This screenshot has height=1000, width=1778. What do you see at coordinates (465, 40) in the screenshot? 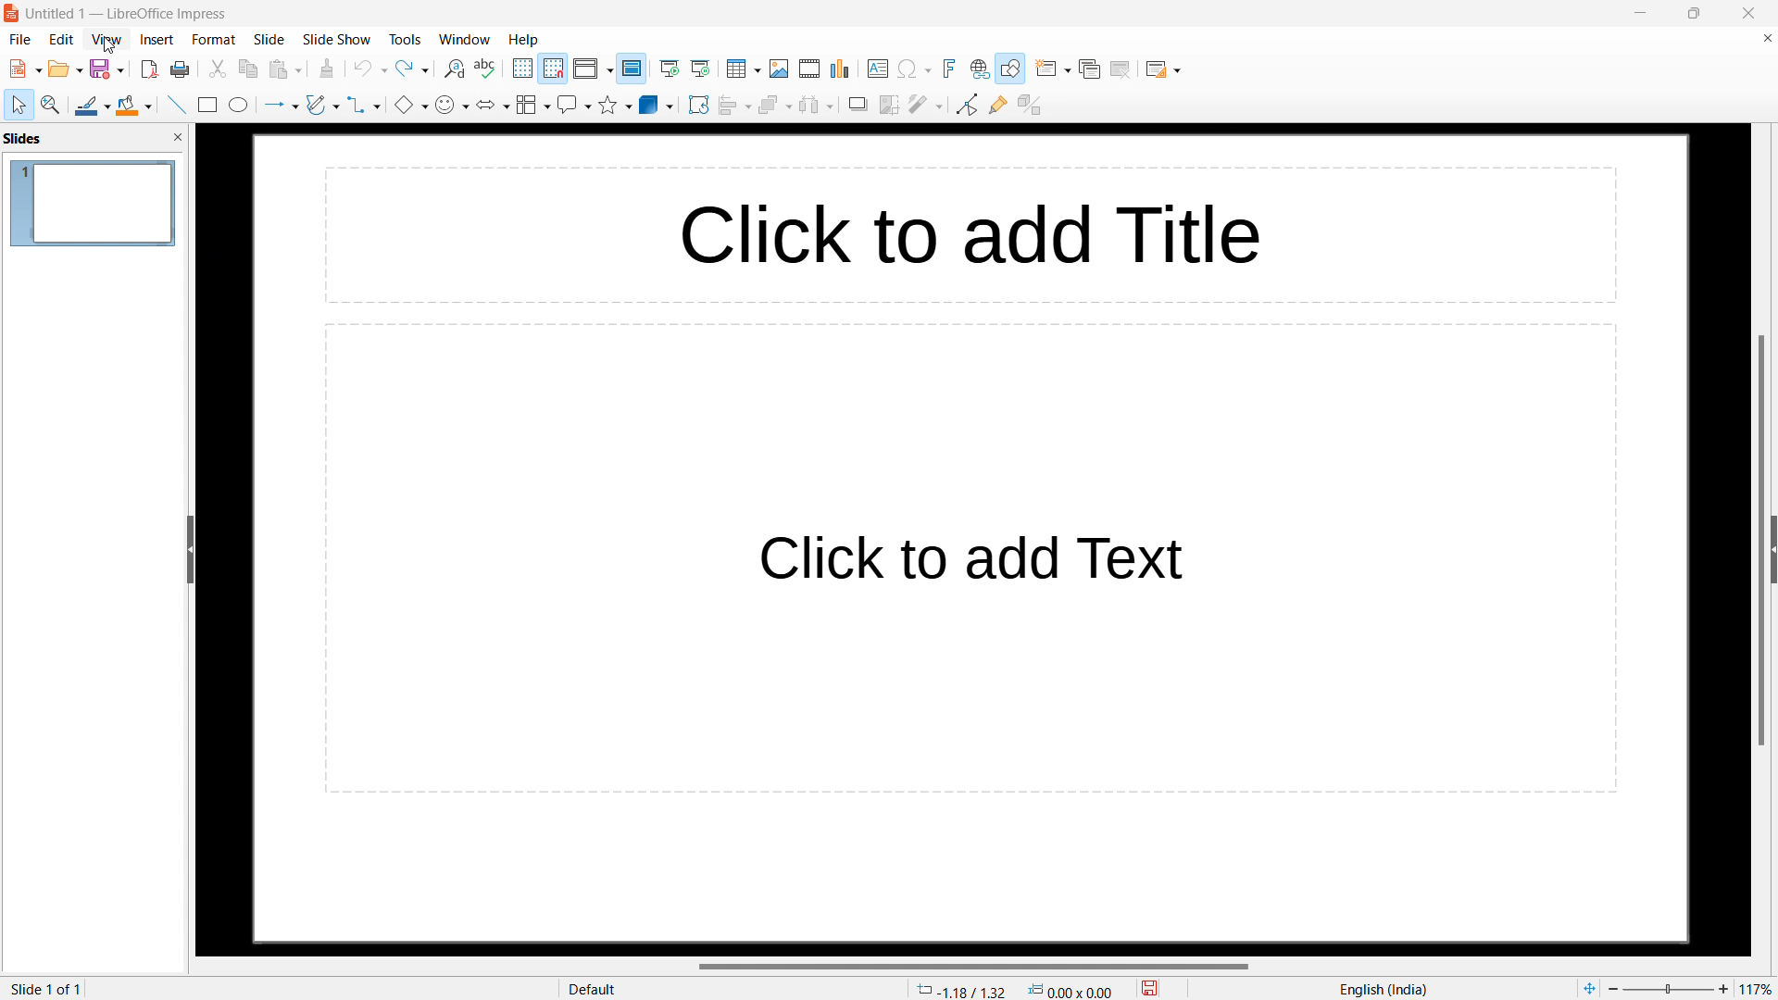
I see `window` at bounding box center [465, 40].